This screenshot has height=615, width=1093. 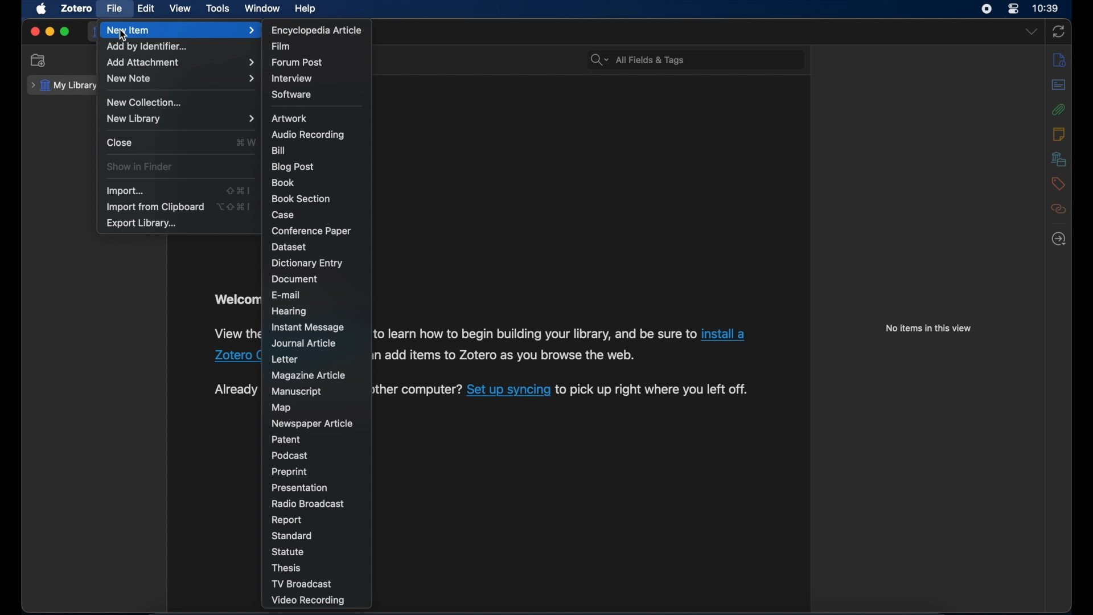 What do you see at coordinates (1057, 184) in the screenshot?
I see `tags` at bounding box center [1057, 184].